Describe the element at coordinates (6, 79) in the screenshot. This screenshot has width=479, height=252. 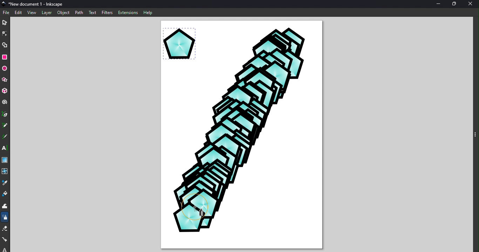
I see `Star/polygon tool` at that location.